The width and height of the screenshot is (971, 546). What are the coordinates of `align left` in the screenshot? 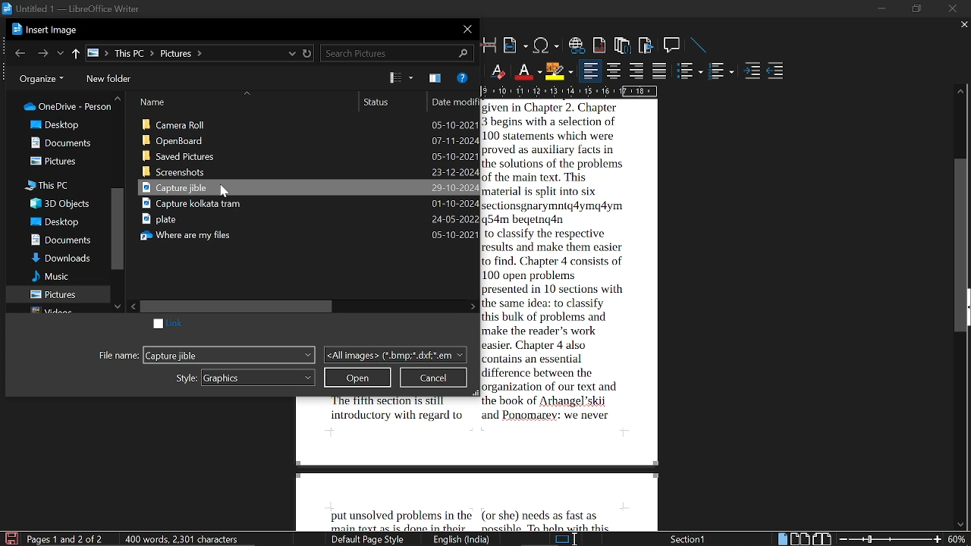 It's located at (589, 71).